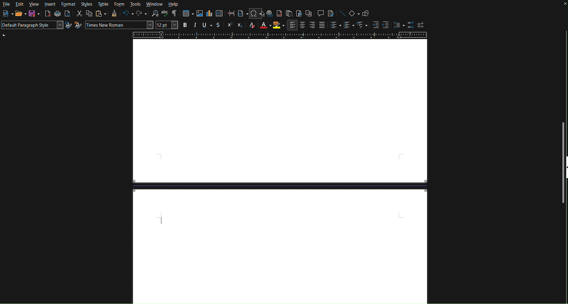 Image resolution: width=568 pixels, height=304 pixels. Describe the element at coordinates (7, 4) in the screenshot. I see `File` at that location.